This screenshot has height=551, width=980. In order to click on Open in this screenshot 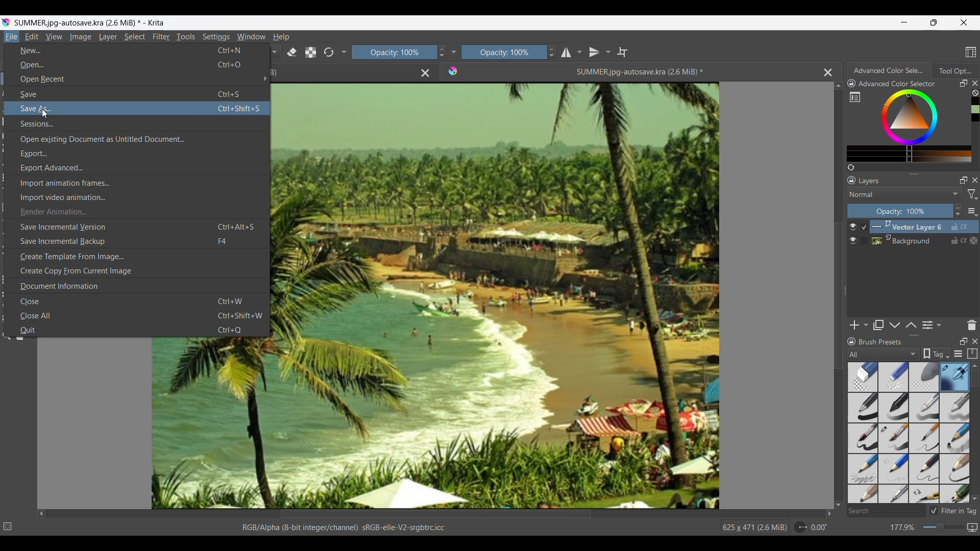, I will do `click(137, 65)`.